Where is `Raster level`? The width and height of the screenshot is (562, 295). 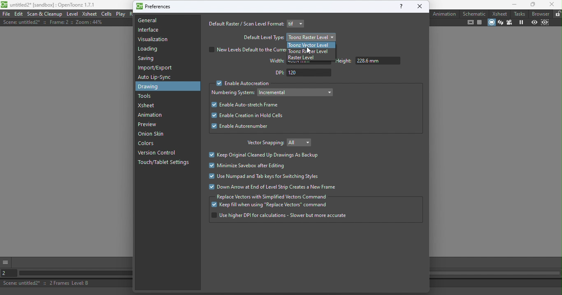
Raster level is located at coordinates (300, 57).